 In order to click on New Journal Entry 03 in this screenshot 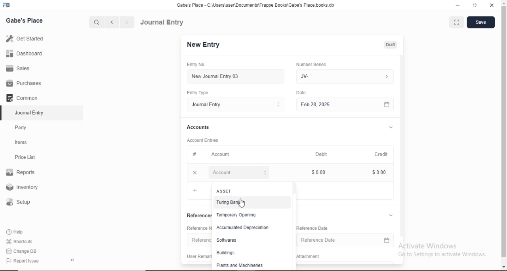, I will do `click(215, 76)`.